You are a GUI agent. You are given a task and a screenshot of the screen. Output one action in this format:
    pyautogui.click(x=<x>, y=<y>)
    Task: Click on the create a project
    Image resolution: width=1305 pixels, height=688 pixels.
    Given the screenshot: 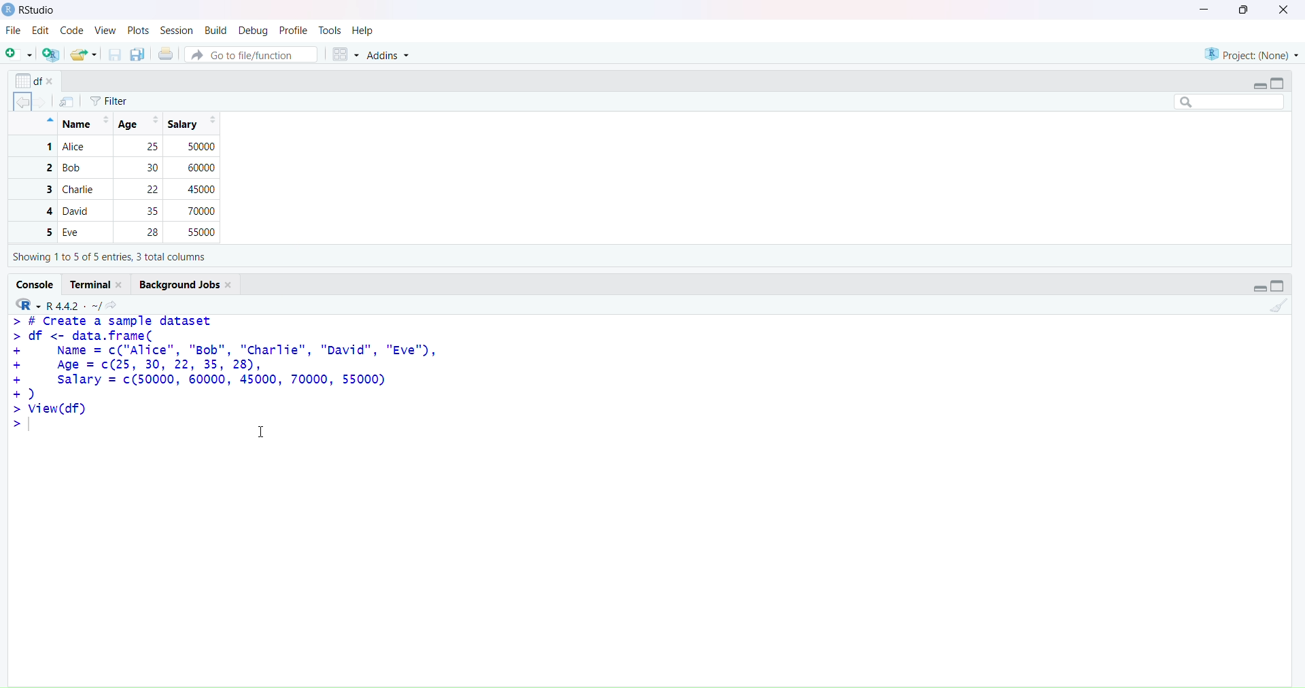 What is the action you would take?
    pyautogui.click(x=51, y=54)
    